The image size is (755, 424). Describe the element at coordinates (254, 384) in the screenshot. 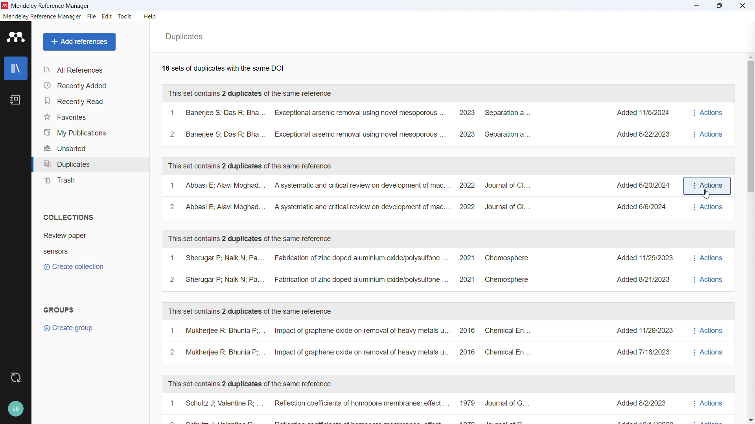

I see `This set contains 2 duplicates of the same reference` at that location.